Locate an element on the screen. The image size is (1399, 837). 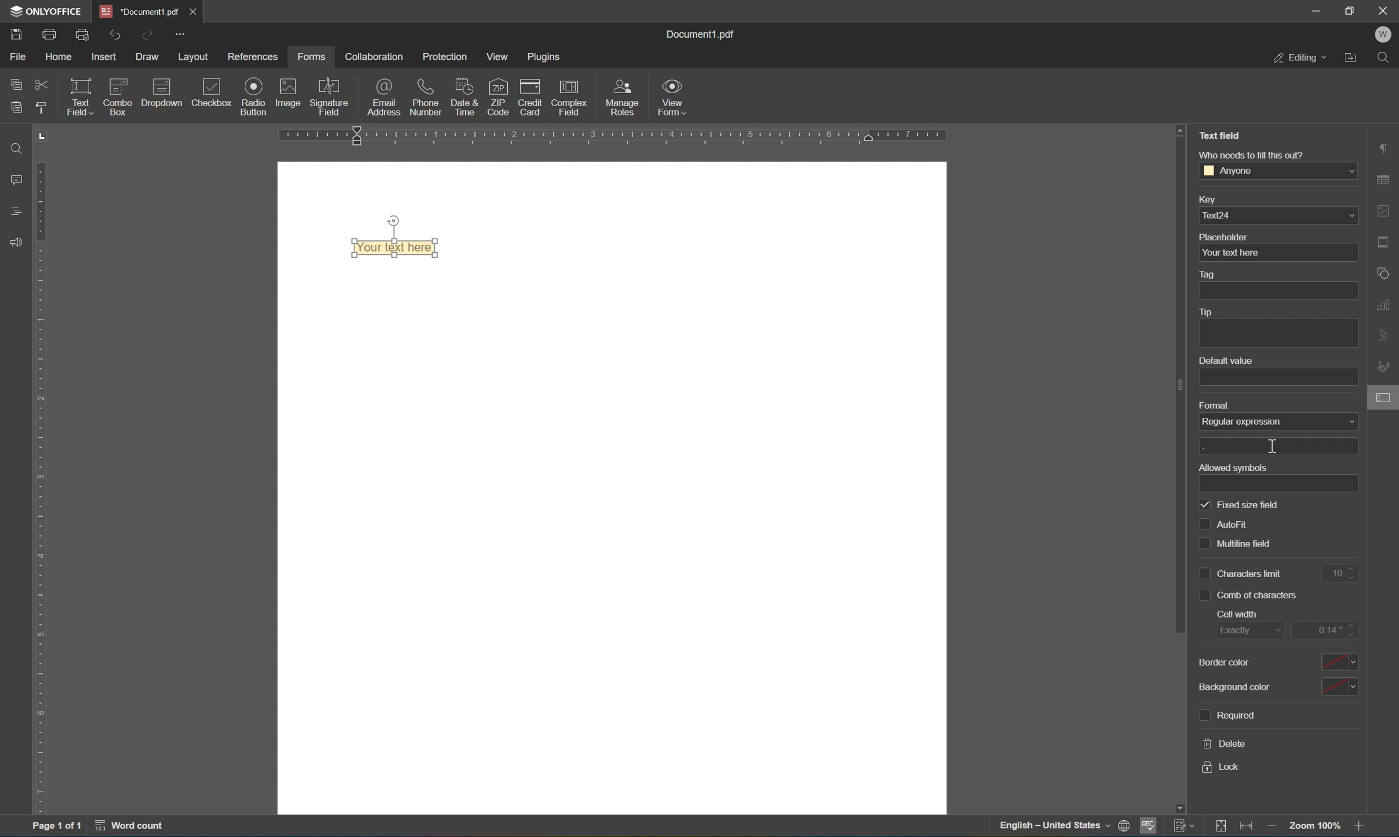
select border color is located at coordinates (1337, 661).